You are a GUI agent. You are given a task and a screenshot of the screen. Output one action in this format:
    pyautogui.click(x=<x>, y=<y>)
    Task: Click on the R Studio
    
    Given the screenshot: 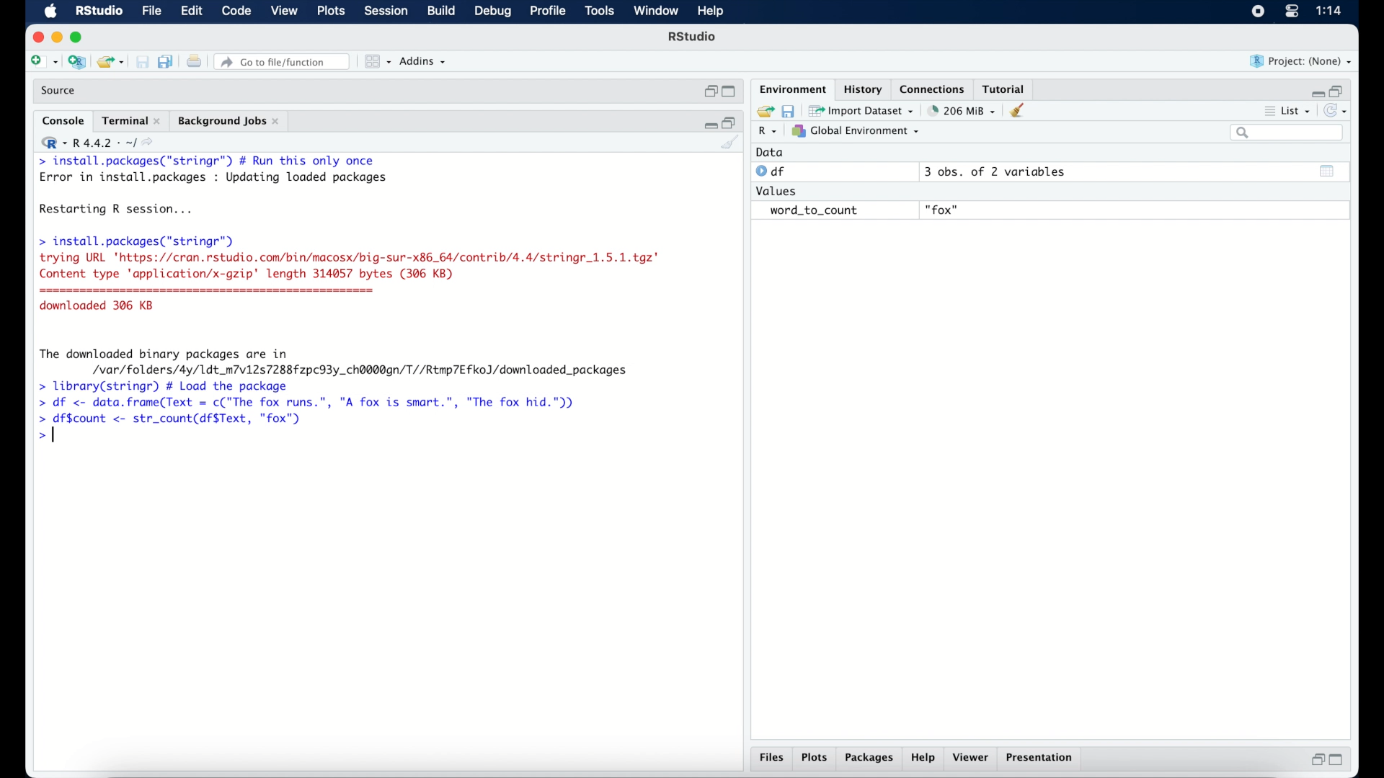 What is the action you would take?
    pyautogui.click(x=98, y=12)
    